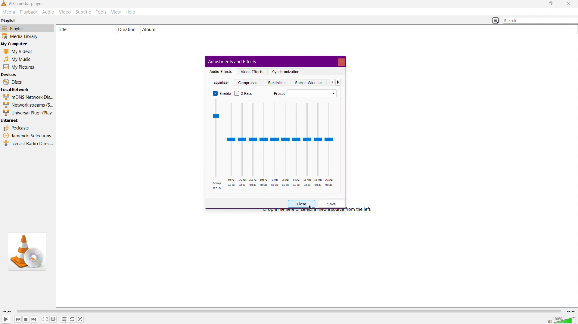 The width and height of the screenshot is (578, 324). What do you see at coordinates (330, 144) in the screenshot?
I see `16 KHz` at bounding box center [330, 144].